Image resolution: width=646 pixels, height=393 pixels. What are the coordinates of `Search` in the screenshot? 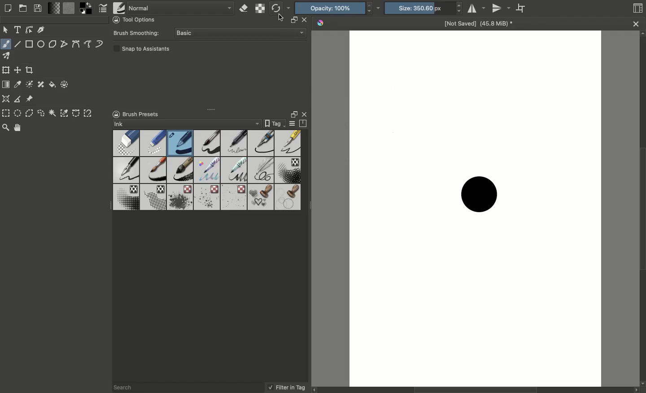 It's located at (127, 387).